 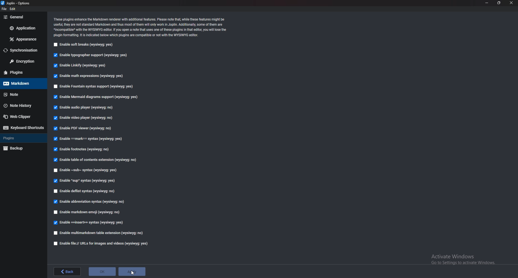 I want to click on file, so click(x=4, y=9).